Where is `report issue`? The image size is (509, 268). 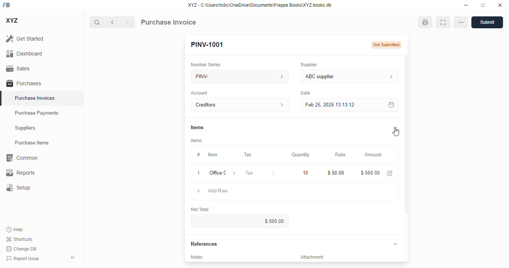 report issue is located at coordinates (22, 259).